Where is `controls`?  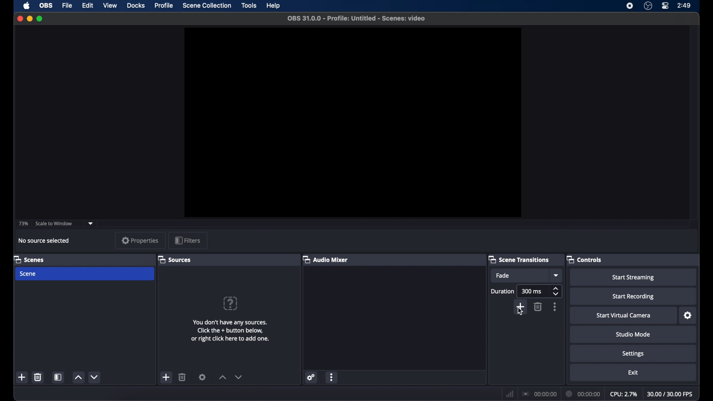
controls is located at coordinates (585, 260).